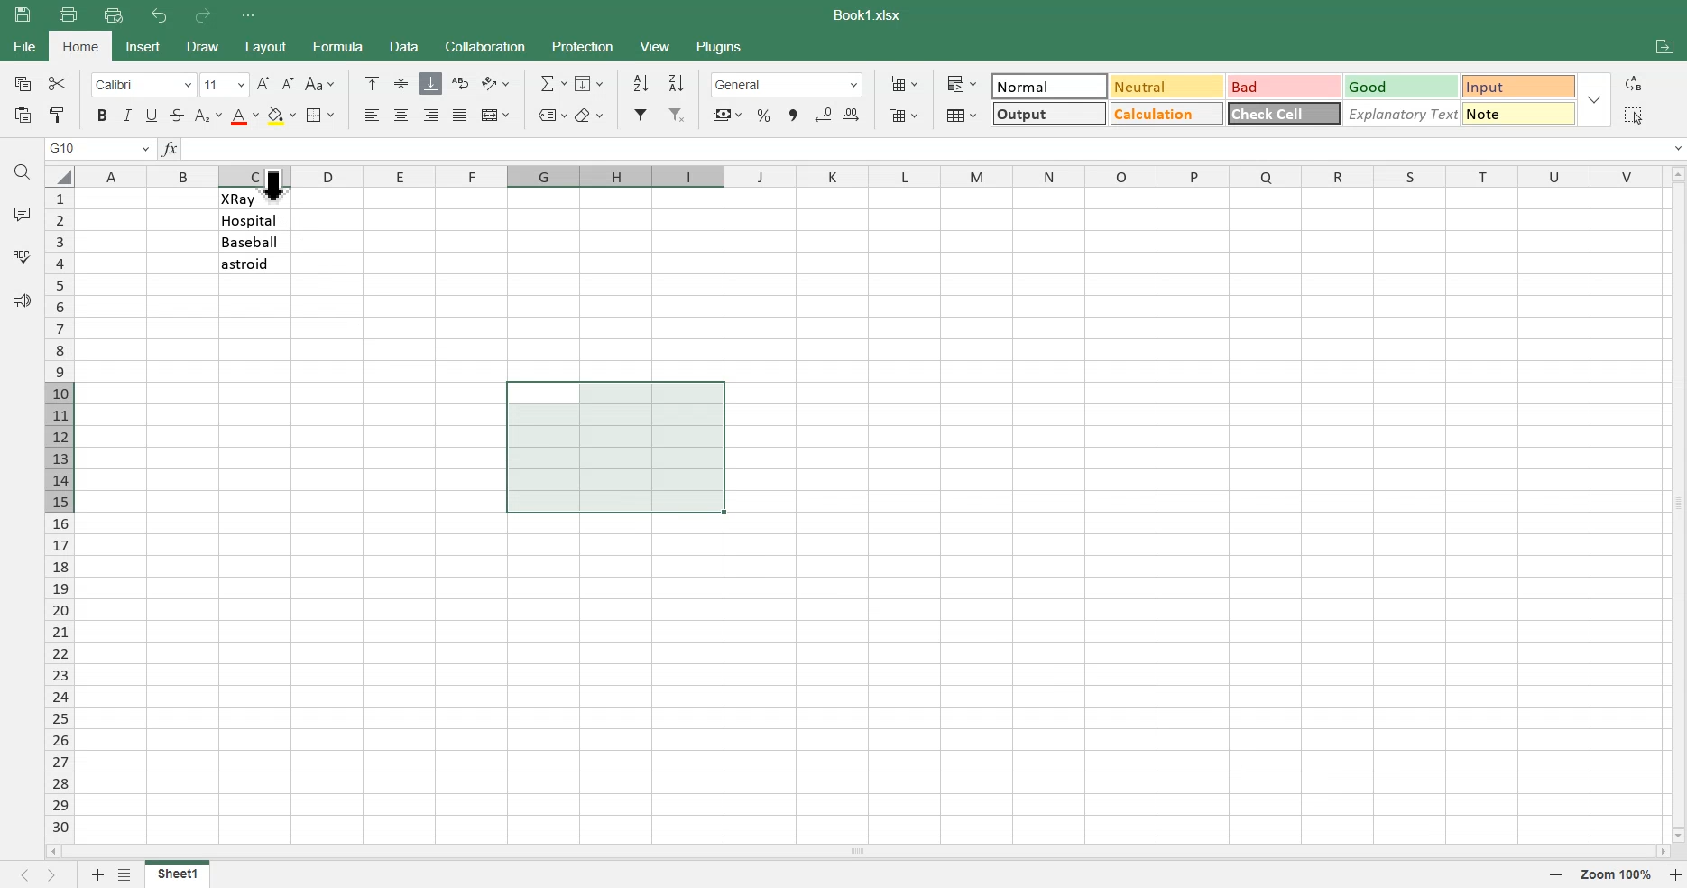 The height and width of the screenshot is (888, 1687). What do you see at coordinates (1164, 114) in the screenshot?
I see `calculations` at bounding box center [1164, 114].